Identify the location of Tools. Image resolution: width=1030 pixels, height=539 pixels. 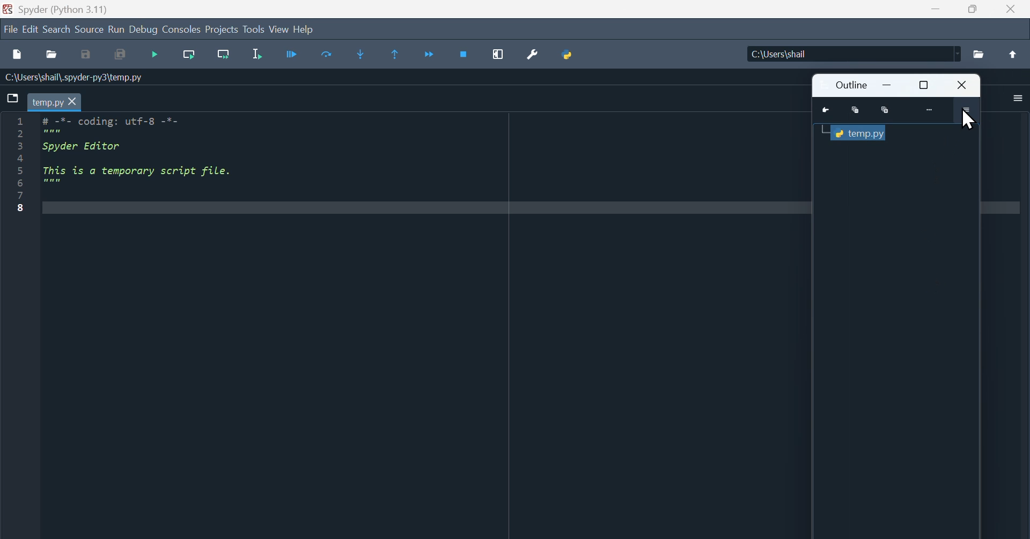
(254, 28).